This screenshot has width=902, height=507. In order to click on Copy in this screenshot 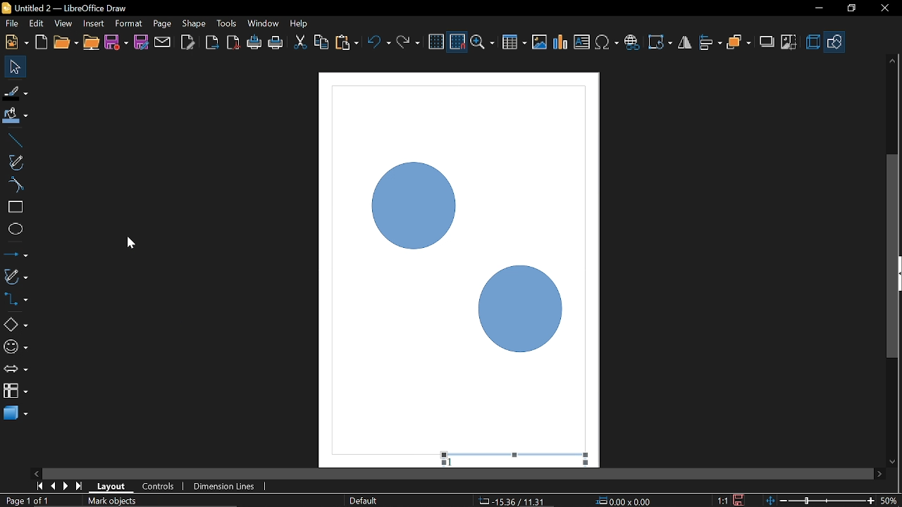, I will do `click(321, 44)`.